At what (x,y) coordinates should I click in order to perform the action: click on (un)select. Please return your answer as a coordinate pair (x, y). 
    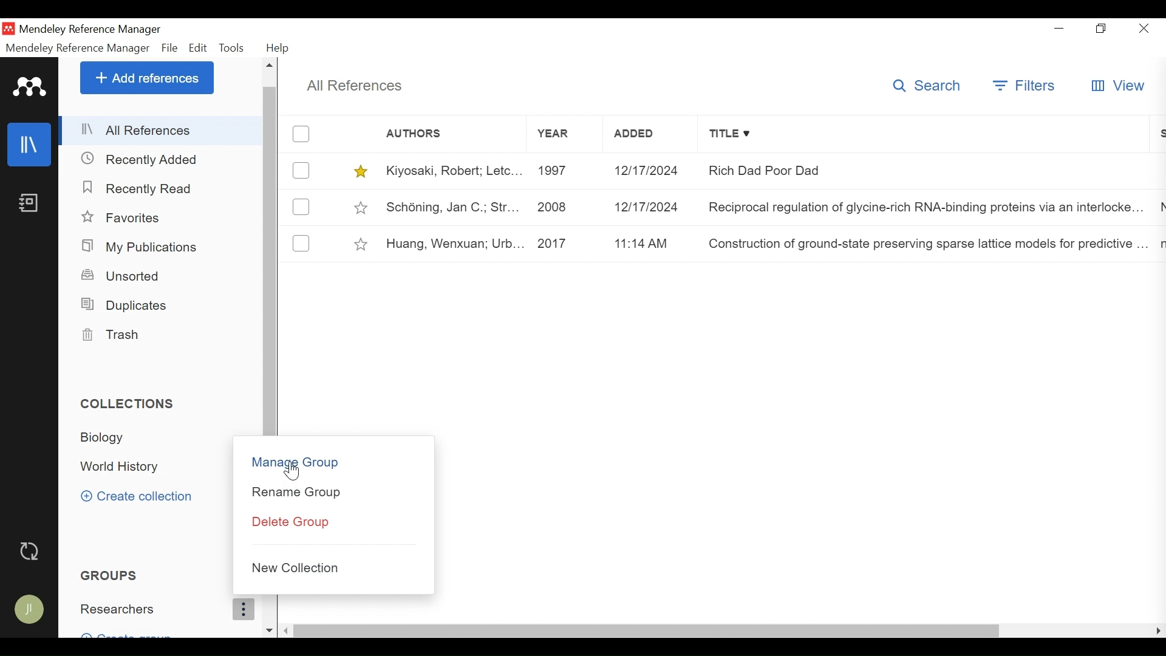
    Looking at the image, I should click on (301, 244).